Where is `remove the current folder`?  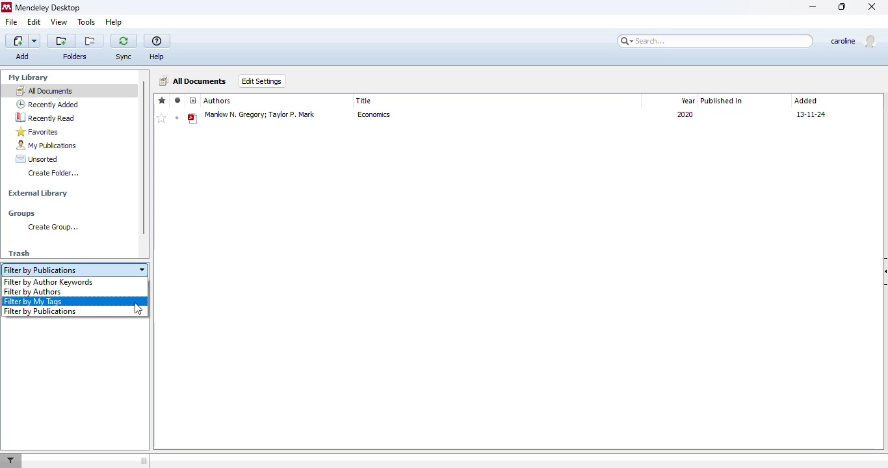 remove the current folder is located at coordinates (90, 41).